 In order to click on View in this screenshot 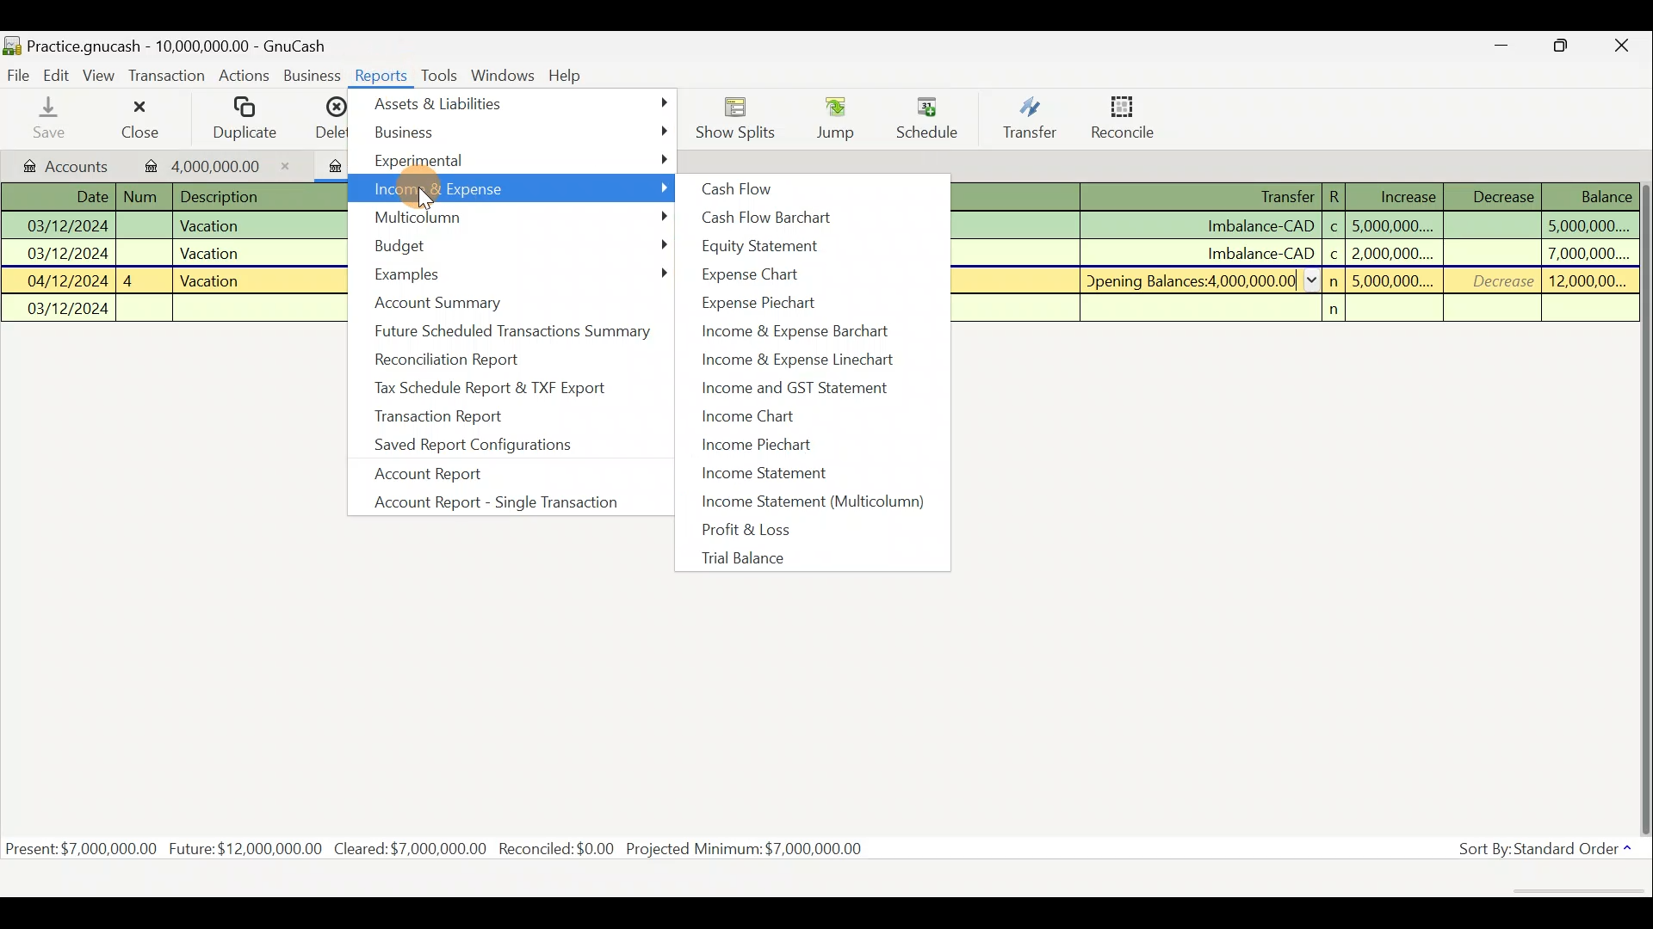, I will do `click(100, 76)`.